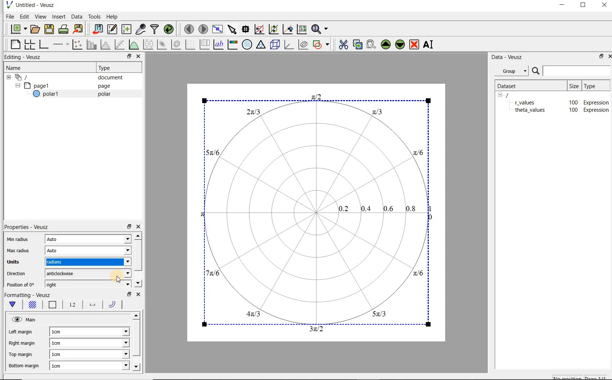 Image resolution: width=612 pixels, height=380 pixels. What do you see at coordinates (21, 332) in the screenshot?
I see `Left margin` at bounding box center [21, 332].